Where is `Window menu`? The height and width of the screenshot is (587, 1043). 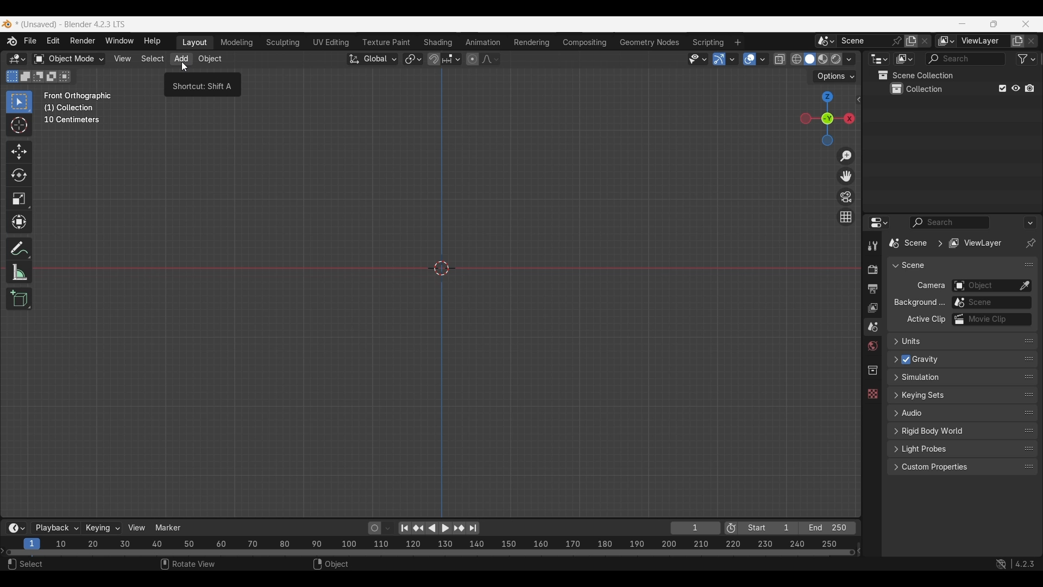
Window menu is located at coordinates (120, 41).